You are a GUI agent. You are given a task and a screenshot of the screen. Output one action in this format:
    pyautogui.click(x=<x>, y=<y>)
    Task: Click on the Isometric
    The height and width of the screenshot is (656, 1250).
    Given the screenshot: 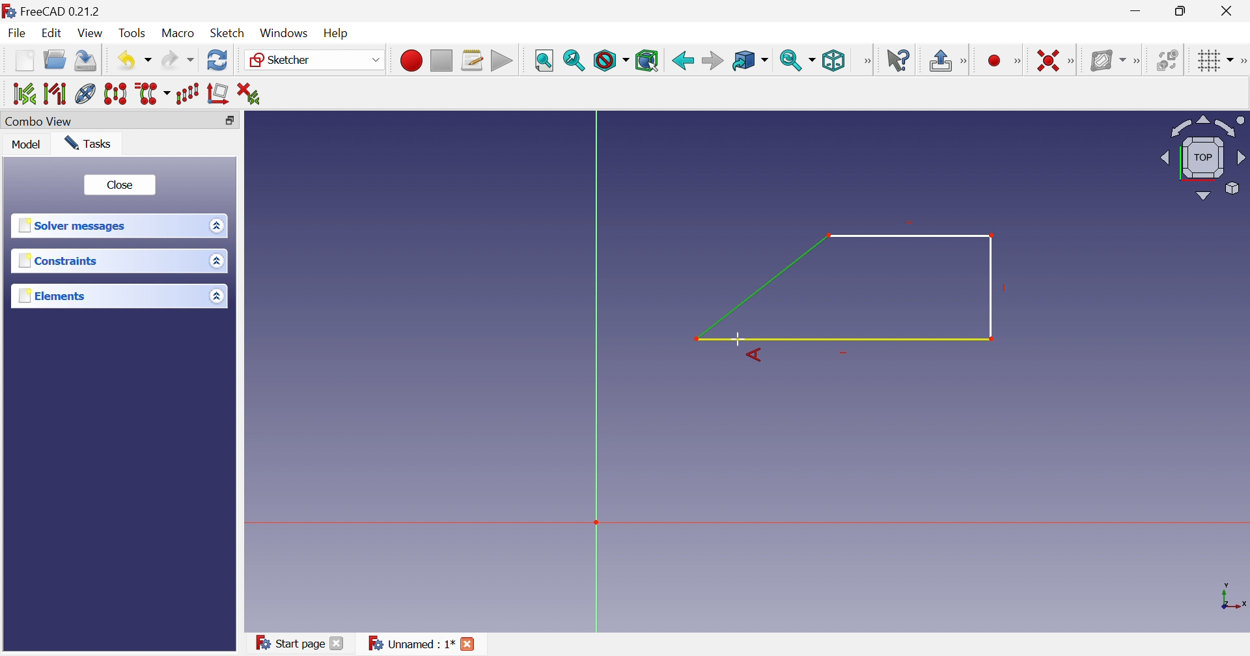 What is the action you would take?
    pyautogui.click(x=835, y=61)
    